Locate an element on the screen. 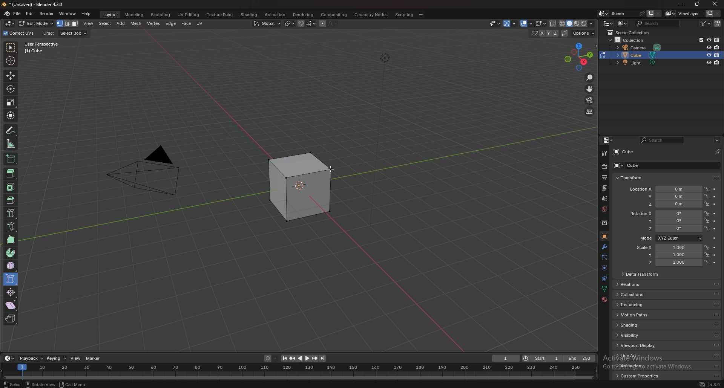  shading is located at coordinates (633, 325).